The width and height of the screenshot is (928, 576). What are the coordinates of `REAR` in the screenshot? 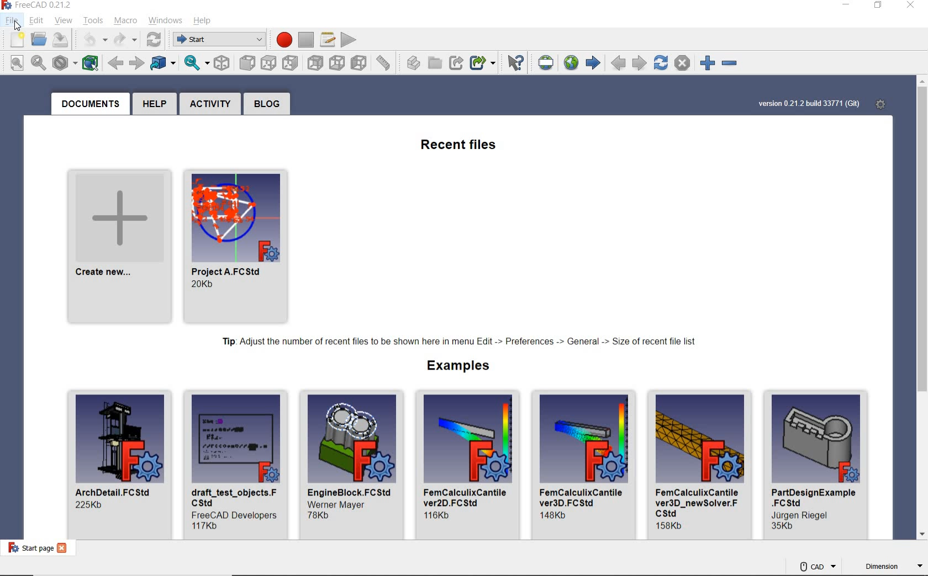 It's located at (315, 63).